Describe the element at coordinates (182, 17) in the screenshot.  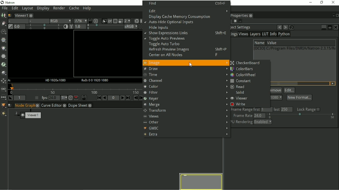
I see `Display cahe memory consumption` at that location.